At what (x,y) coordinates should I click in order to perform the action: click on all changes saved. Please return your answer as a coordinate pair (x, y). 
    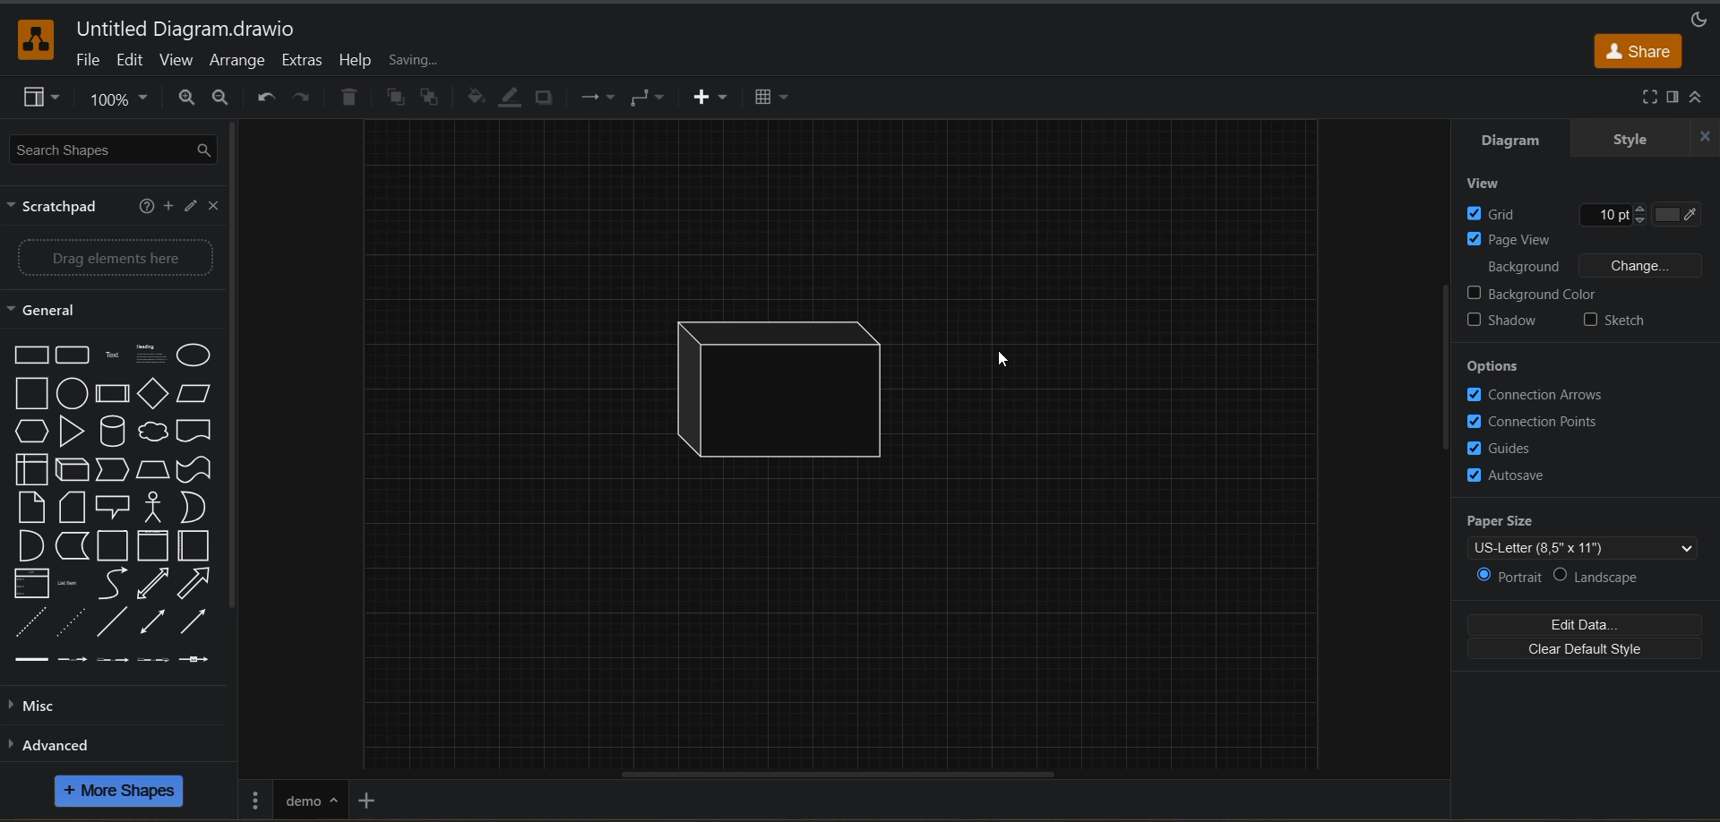
    Looking at the image, I should click on (445, 58).